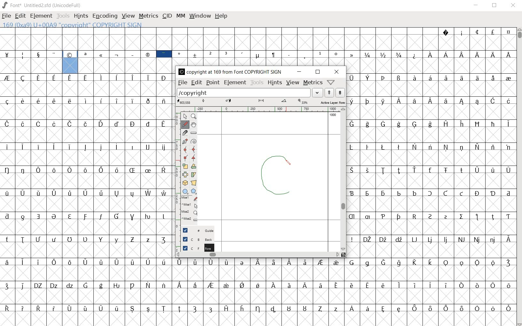 The height and width of the screenshot is (326, 522). I want to click on hints, so click(274, 82).